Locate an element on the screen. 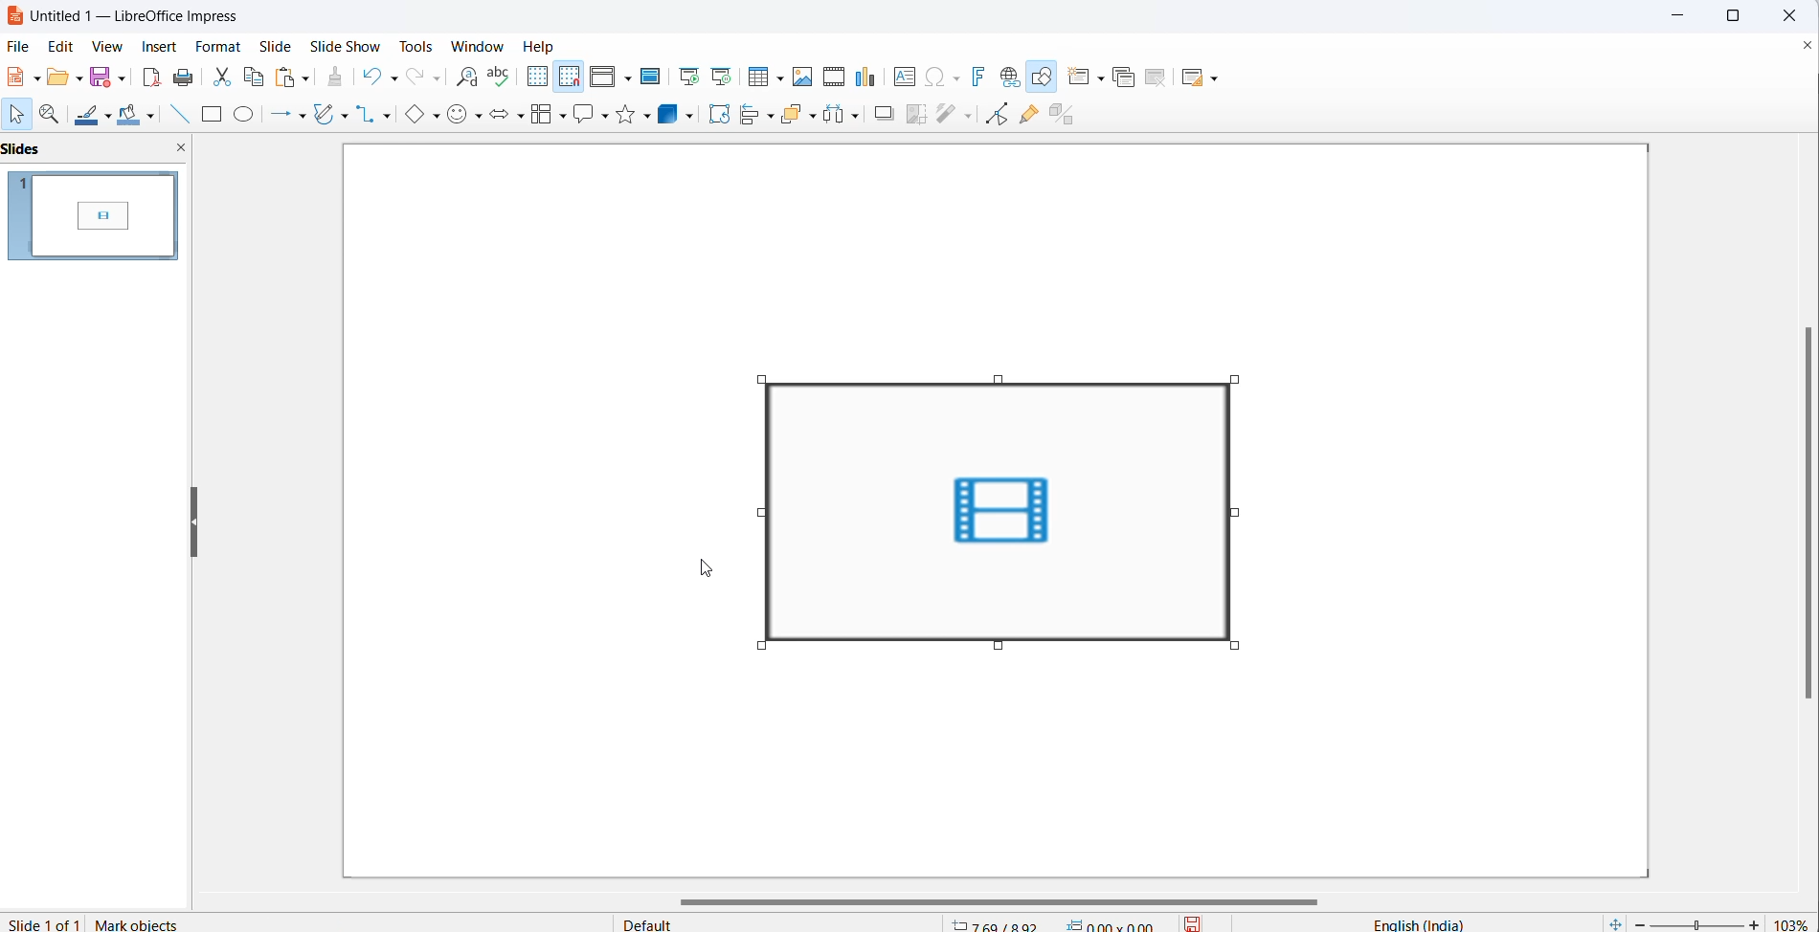 Image resolution: width=1819 pixels, height=932 pixels. block arrows options is located at coordinates (522, 117).